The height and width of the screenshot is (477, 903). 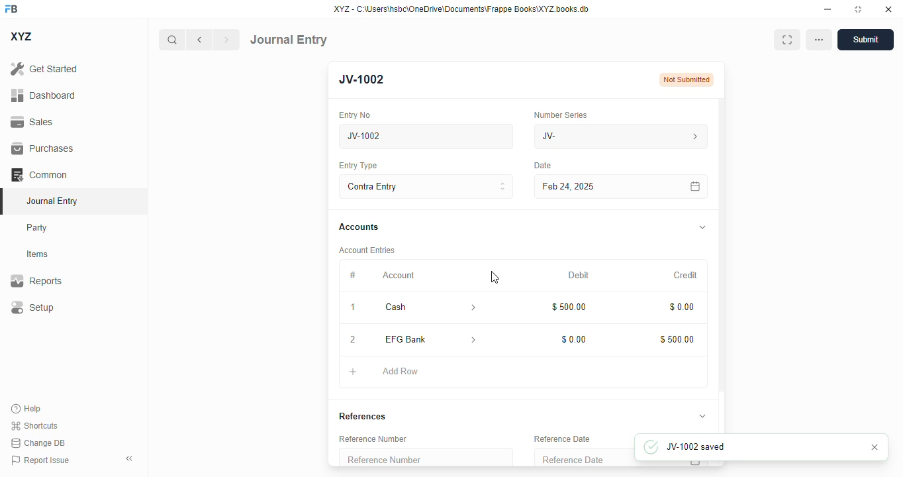 I want to click on submit, so click(x=866, y=40).